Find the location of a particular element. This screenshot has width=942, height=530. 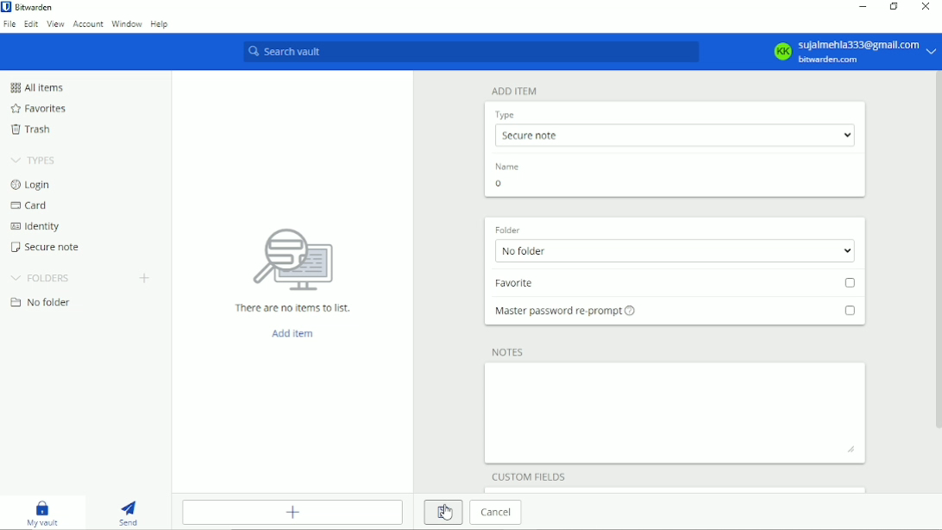

Add item is located at coordinates (291, 332).